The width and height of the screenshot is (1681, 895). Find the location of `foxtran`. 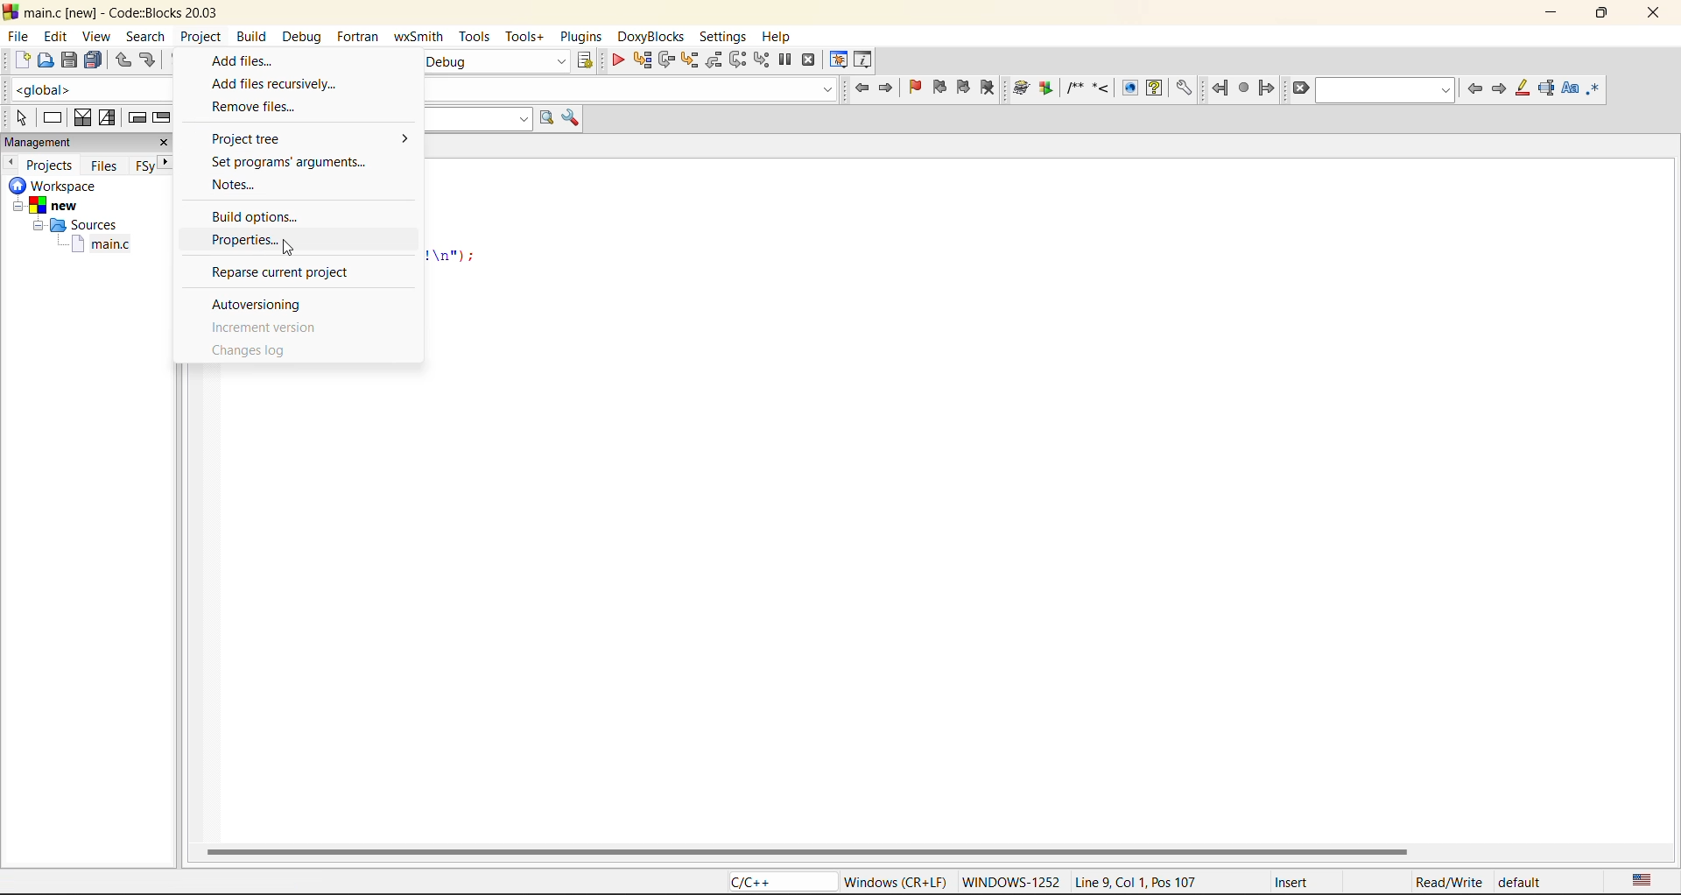

foxtran is located at coordinates (360, 38).